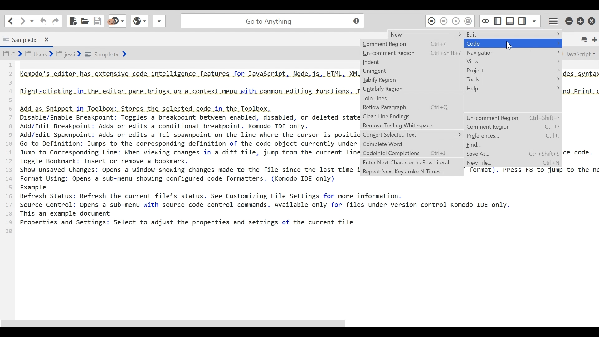  Describe the element at coordinates (412, 154) in the screenshot. I see `CodeIntel Completions` at that location.